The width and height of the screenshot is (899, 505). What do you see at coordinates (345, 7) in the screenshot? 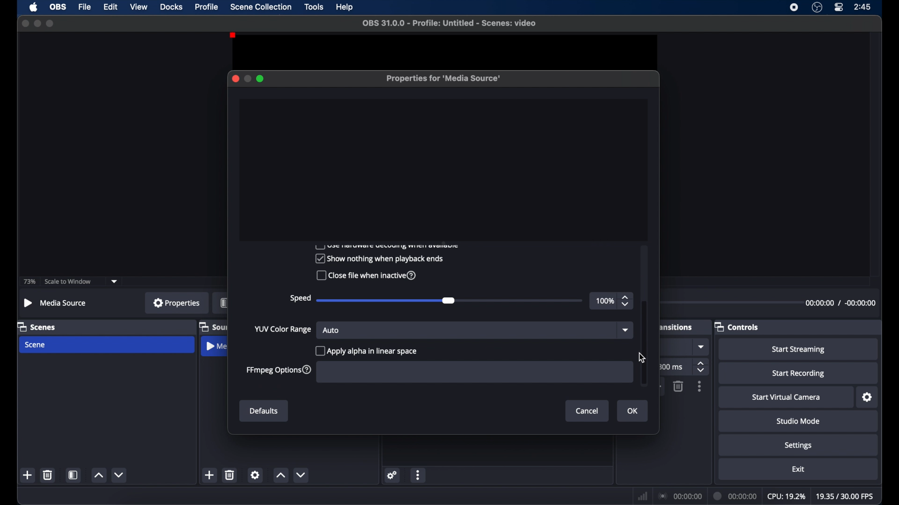
I see `help` at bounding box center [345, 7].